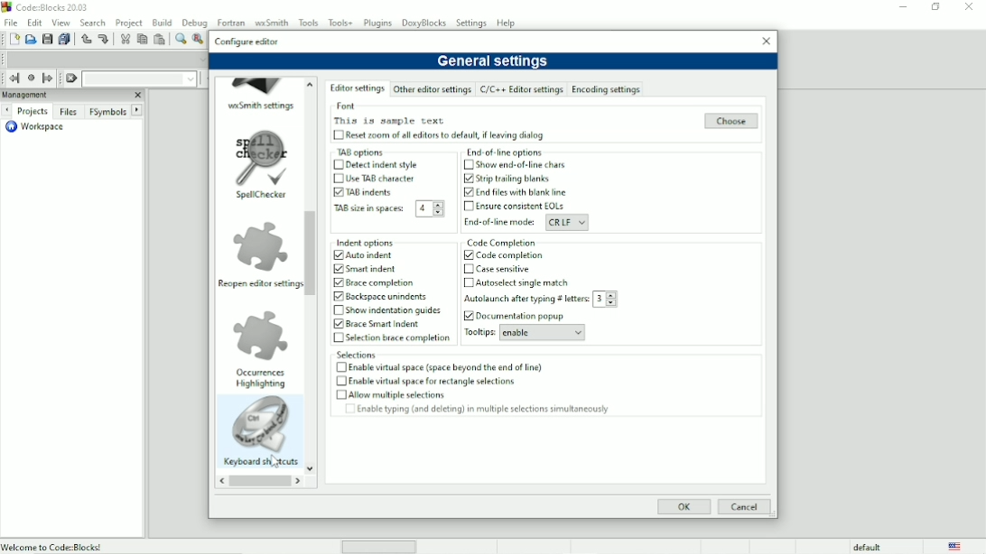  Describe the element at coordinates (94, 22) in the screenshot. I see `Search` at that location.